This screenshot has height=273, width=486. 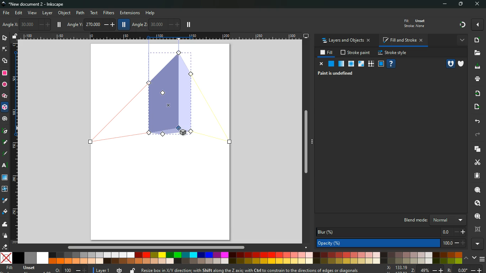 What do you see at coordinates (475, 258) in the screenshot?
I see `down` at bounding box center [475, 258].